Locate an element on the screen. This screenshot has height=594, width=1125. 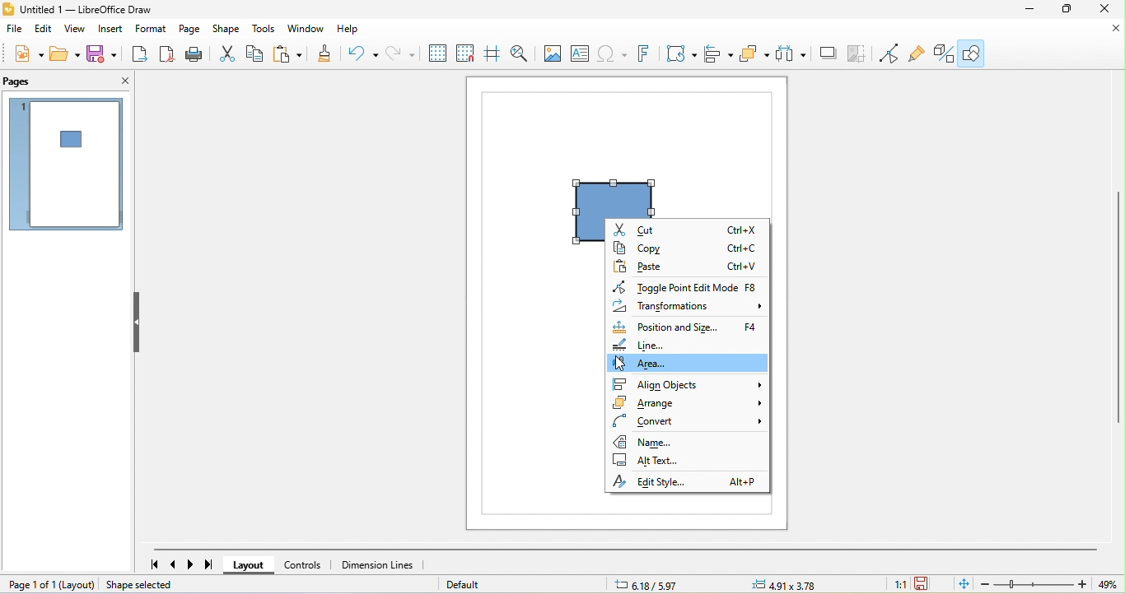
helpline while moving is located at coordinates (491, 54).